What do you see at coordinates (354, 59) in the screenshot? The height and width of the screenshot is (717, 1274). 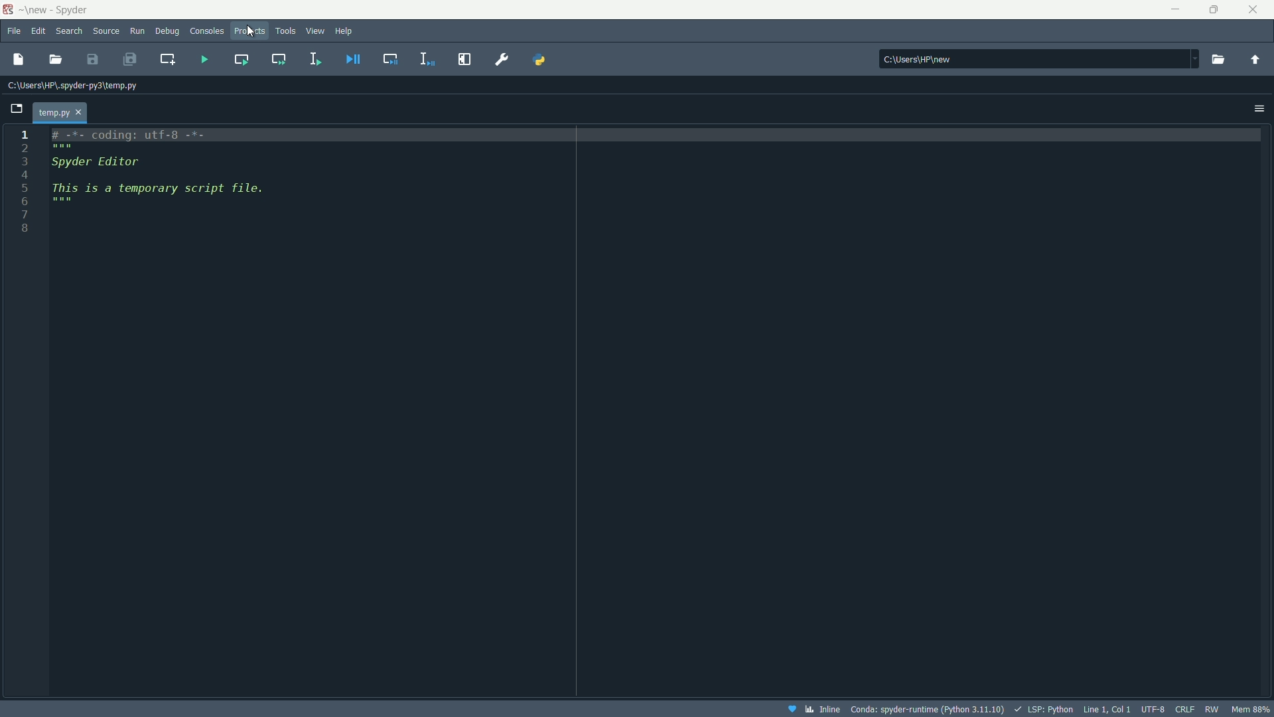 I see `Debug file` at bounding box center [354, 59].